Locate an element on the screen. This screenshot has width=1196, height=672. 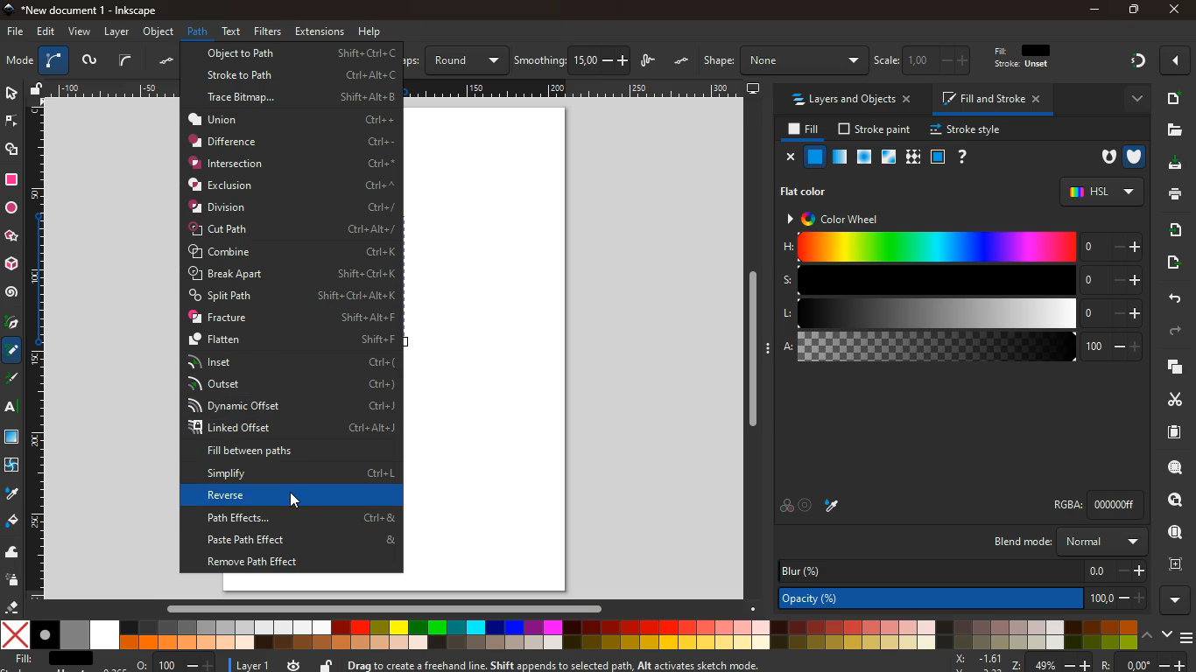
star is located at coordinates (11, 237).